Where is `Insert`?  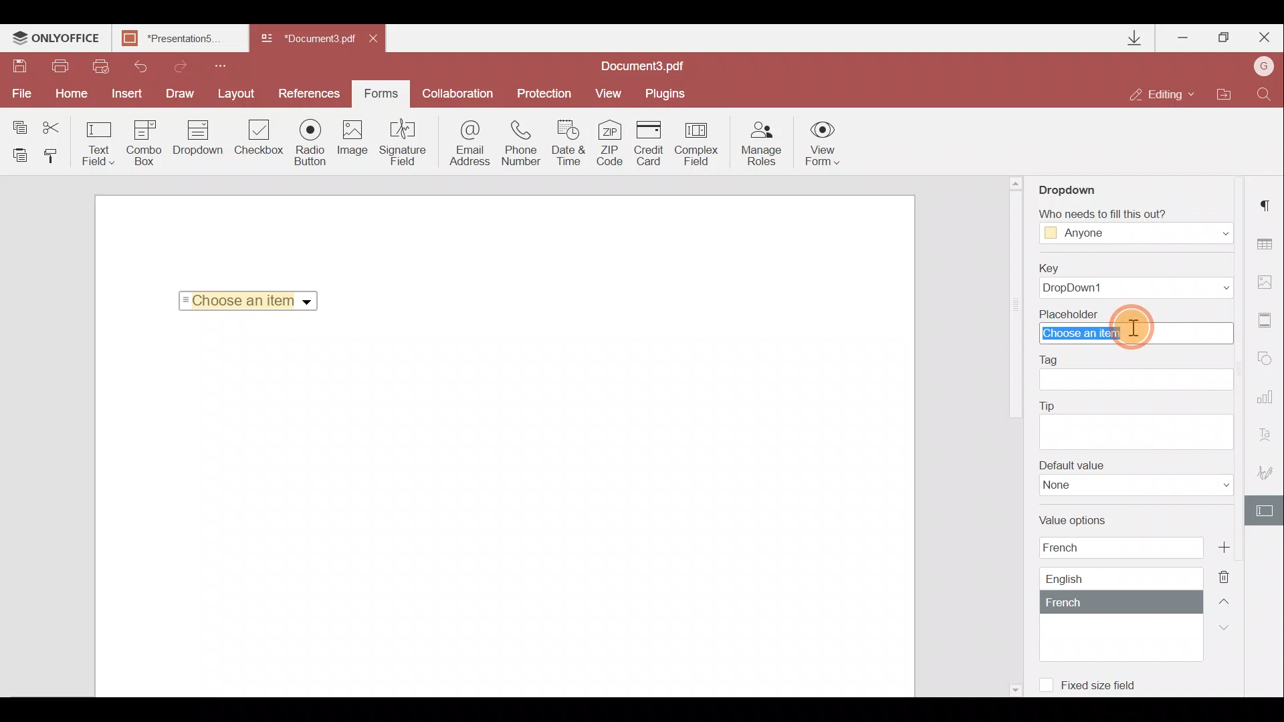
Insert is located at coordinates (124, 91).